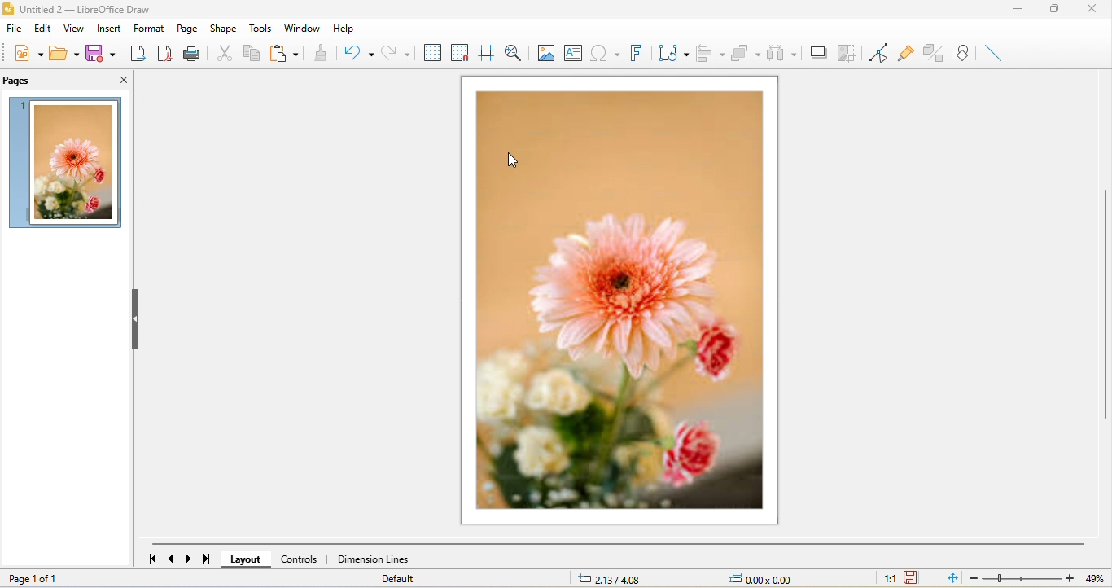 Image resolution: width=1112 pixels, height=588 pixels. What do you see at coordinates (221, 52) in the screenshot?
I see `cut` at bounding box center [221, 52].